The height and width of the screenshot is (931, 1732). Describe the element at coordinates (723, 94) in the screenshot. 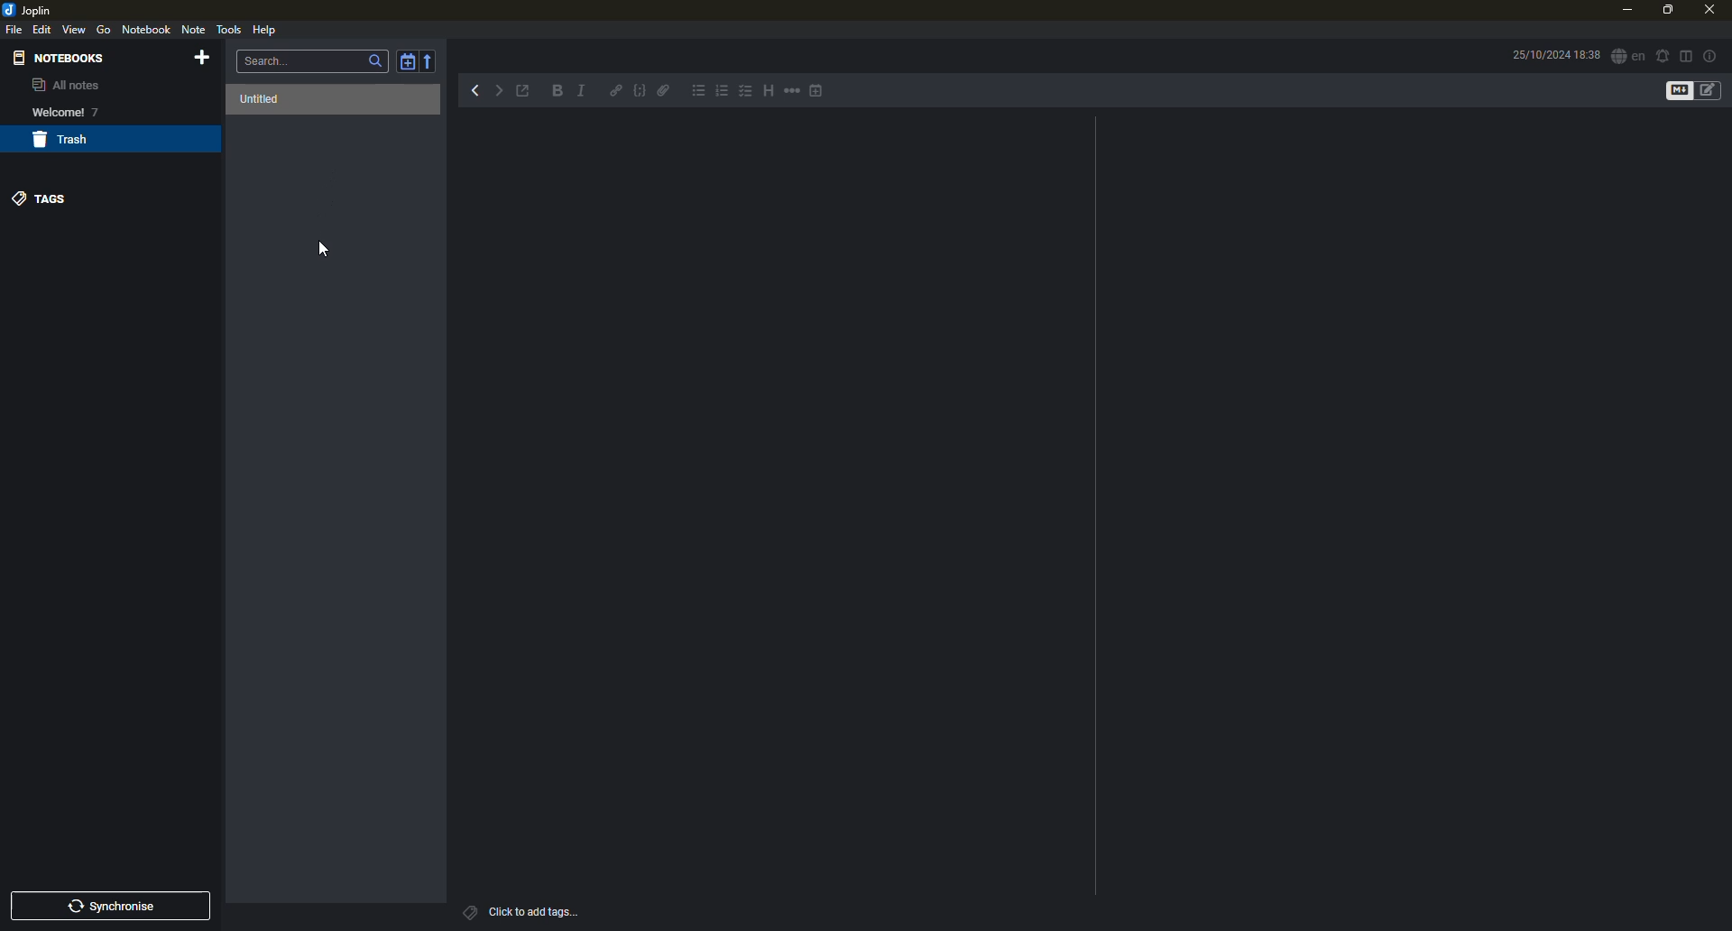

I see `numbered list` at that location.